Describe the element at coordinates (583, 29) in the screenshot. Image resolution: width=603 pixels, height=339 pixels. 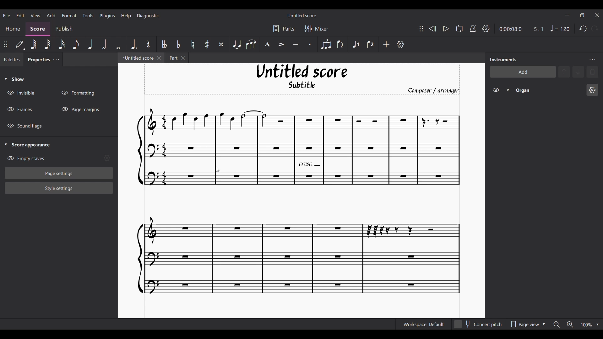
I see `Undo` at that location.